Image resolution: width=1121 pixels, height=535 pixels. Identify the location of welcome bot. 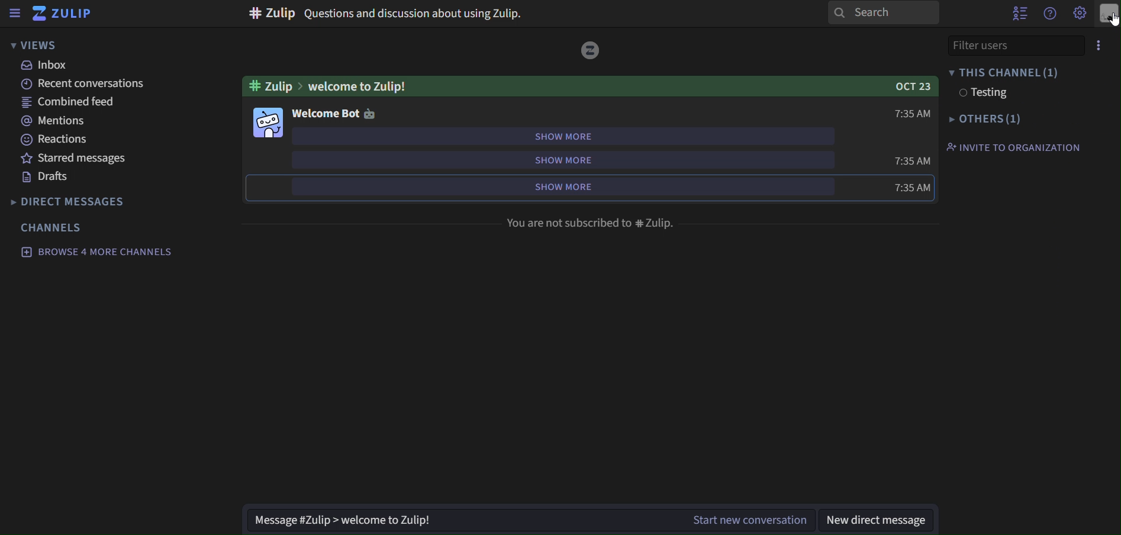
(334, 113).